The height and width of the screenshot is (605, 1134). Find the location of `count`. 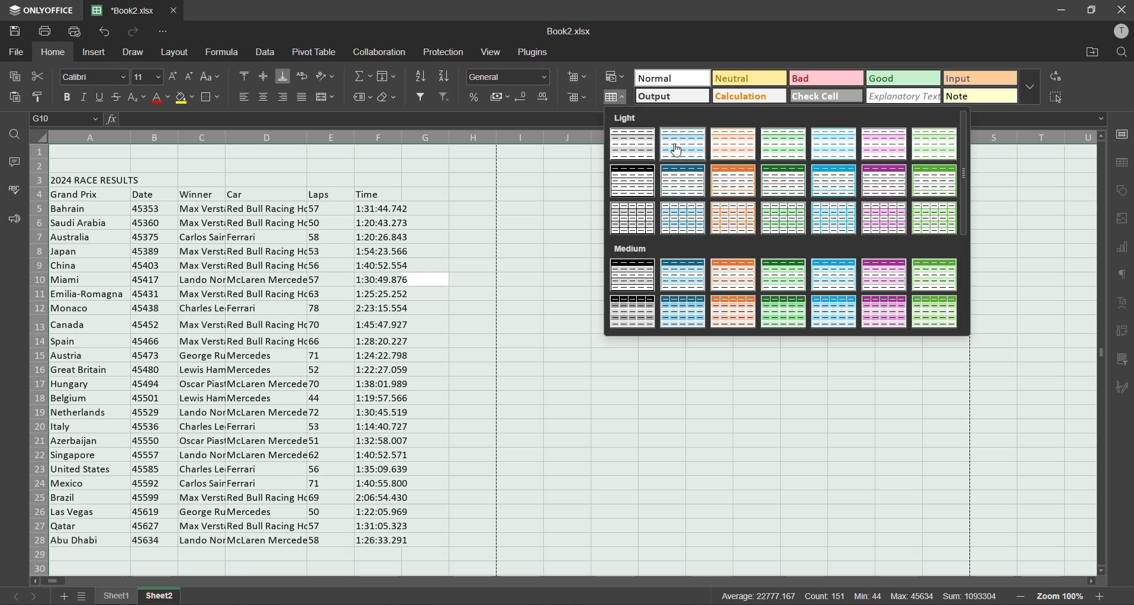

count is located at coordinates (826, 595).